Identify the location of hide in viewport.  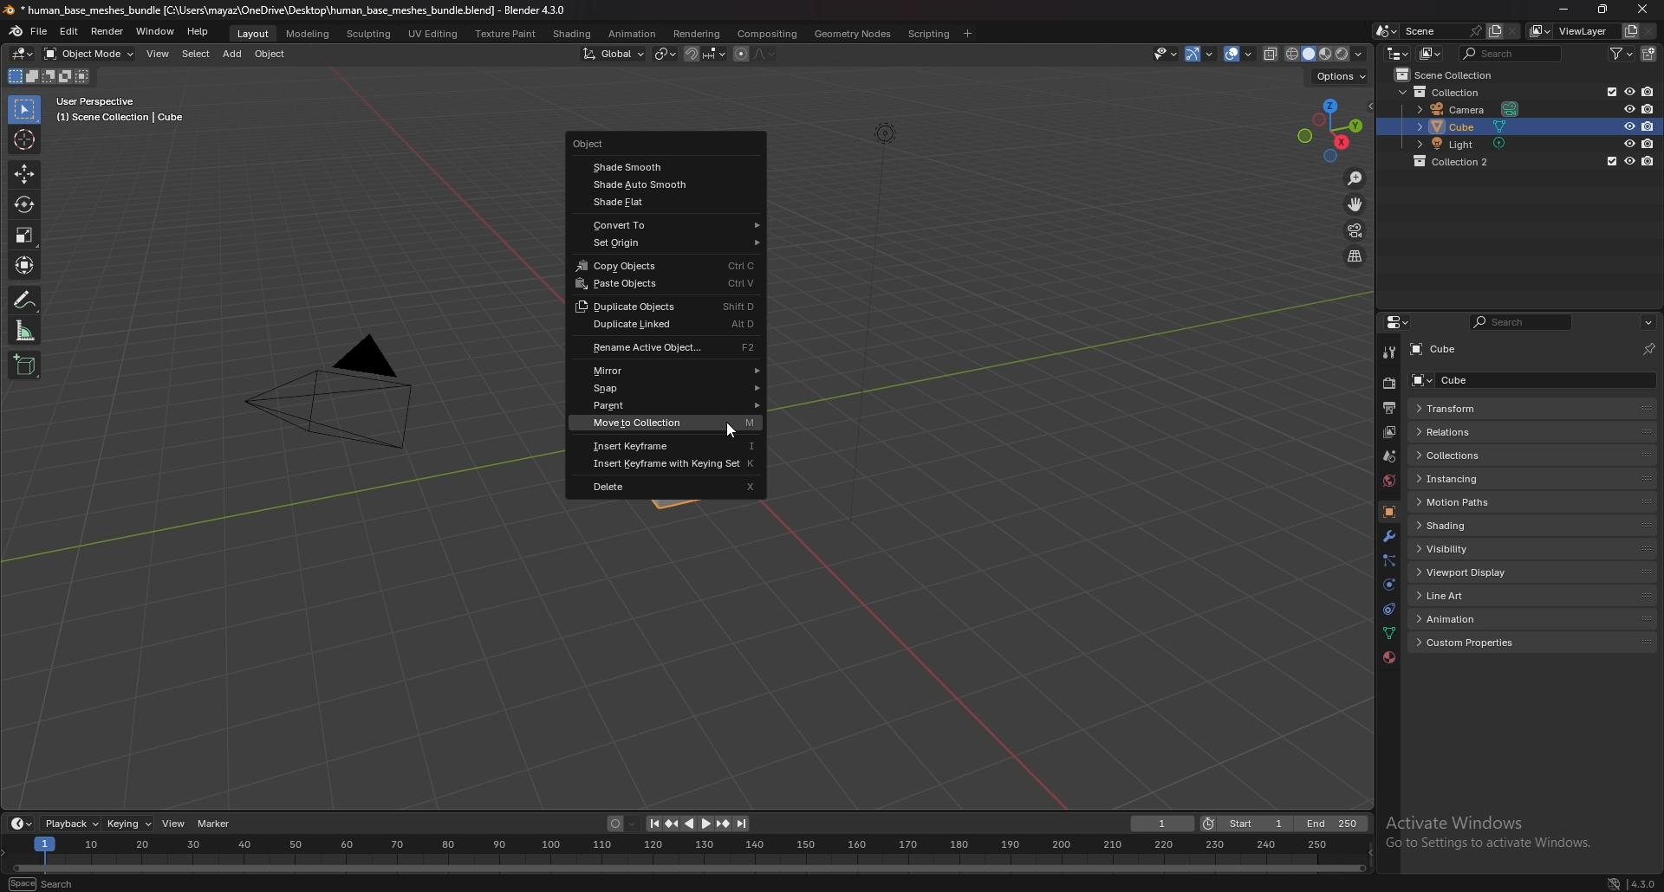
(1628, 91).